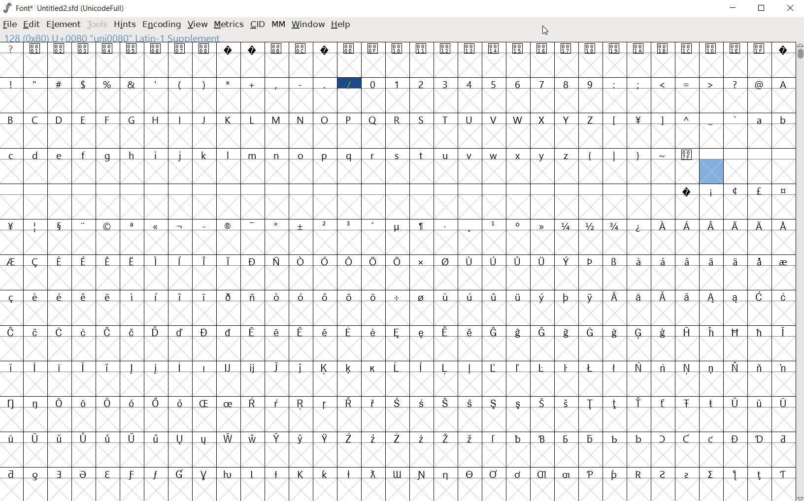  Describe the element at coordinates (590, 332) in the screenshot. I see `glyph` at that location.